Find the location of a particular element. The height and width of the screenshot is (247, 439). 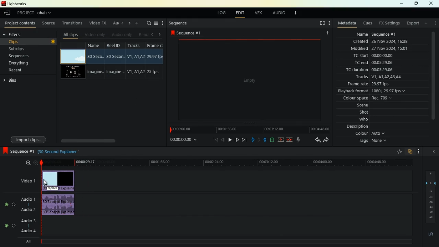

sequence is located at coordinates (188, 33).